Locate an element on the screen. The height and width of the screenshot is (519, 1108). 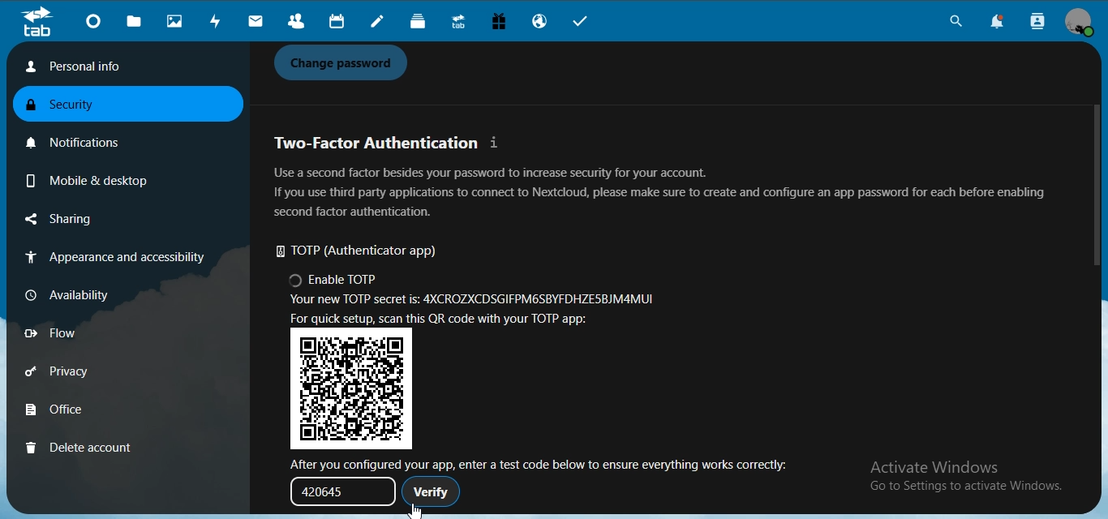
Activate Windows
Go to Settings to activate Windows. is located at coordinates (968, 478).